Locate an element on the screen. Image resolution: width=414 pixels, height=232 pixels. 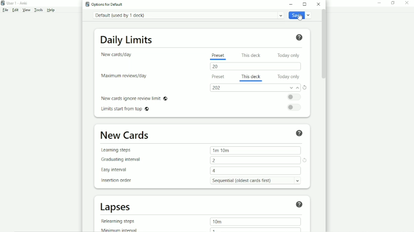
Daily Limits is located at coordinates (127, 39).